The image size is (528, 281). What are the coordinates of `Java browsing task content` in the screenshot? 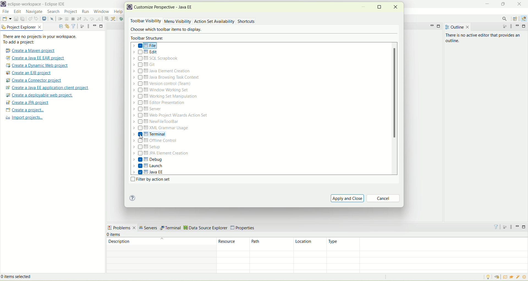 It's located at (166, 77).